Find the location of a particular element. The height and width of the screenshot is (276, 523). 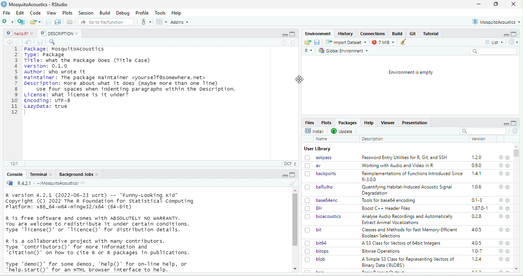

Global Environment is located at coordinates (345, 50).